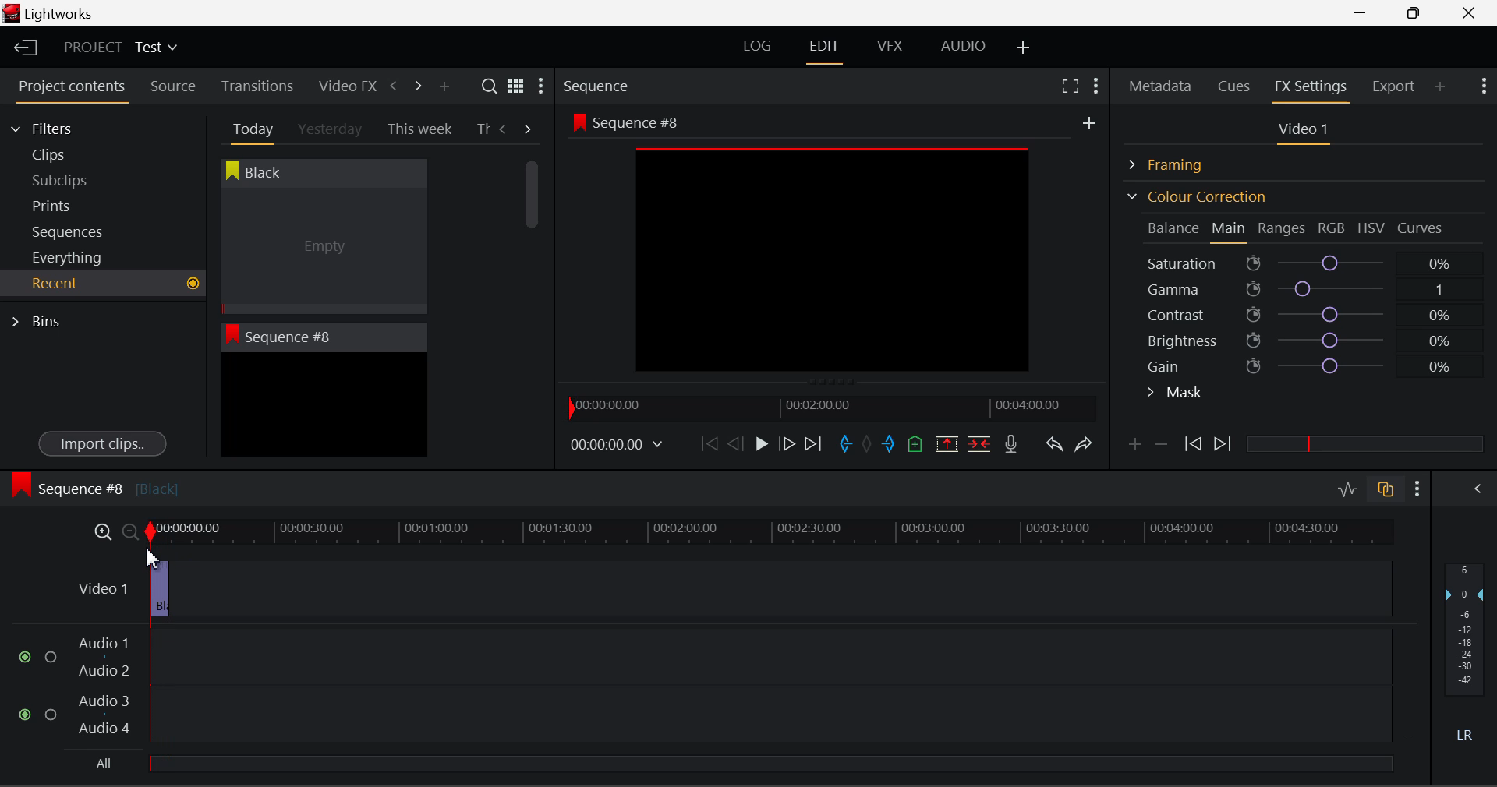 The image size is (1497, 787). I want to click on Gamma, so click(1307, 289).